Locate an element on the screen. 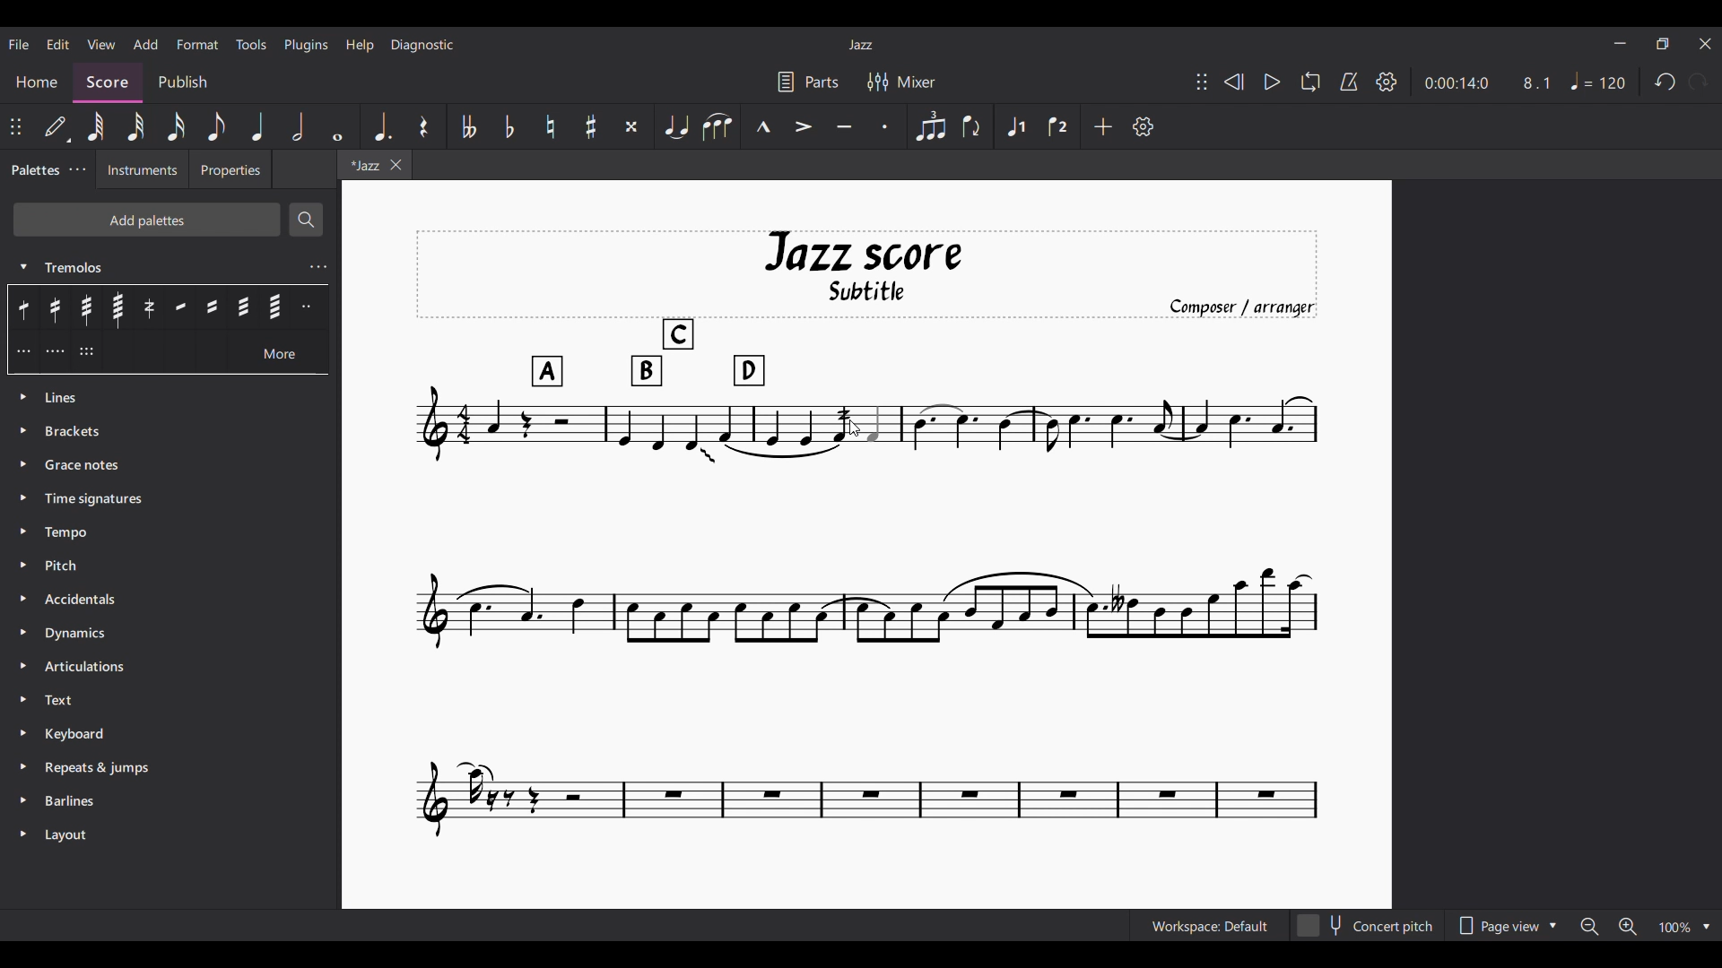 The width and height of the screenshot is (1722, 968). Half note is located at coordinates (298, 125).